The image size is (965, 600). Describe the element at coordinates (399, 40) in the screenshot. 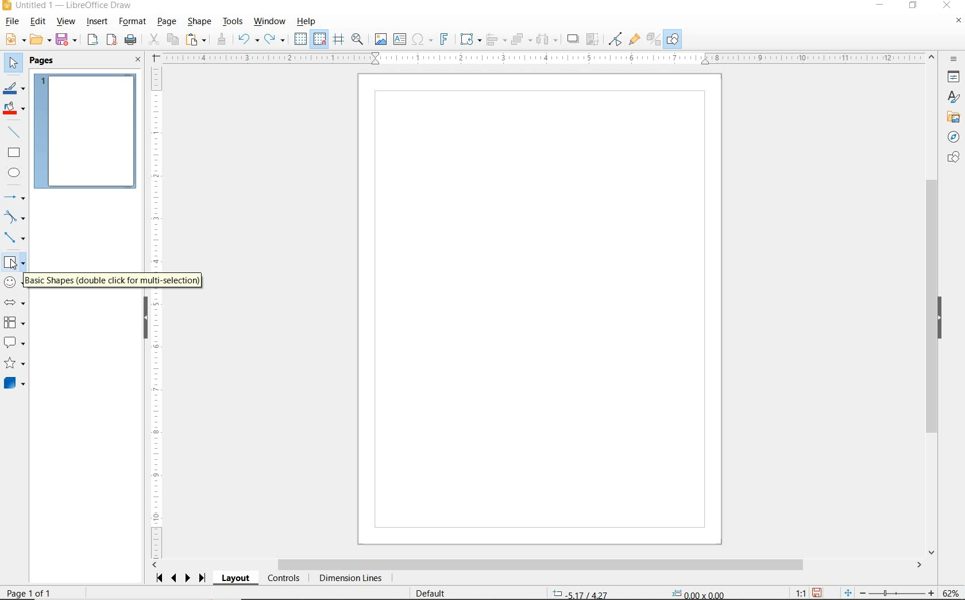

I see `INSERT TEXT BOX` at that location.